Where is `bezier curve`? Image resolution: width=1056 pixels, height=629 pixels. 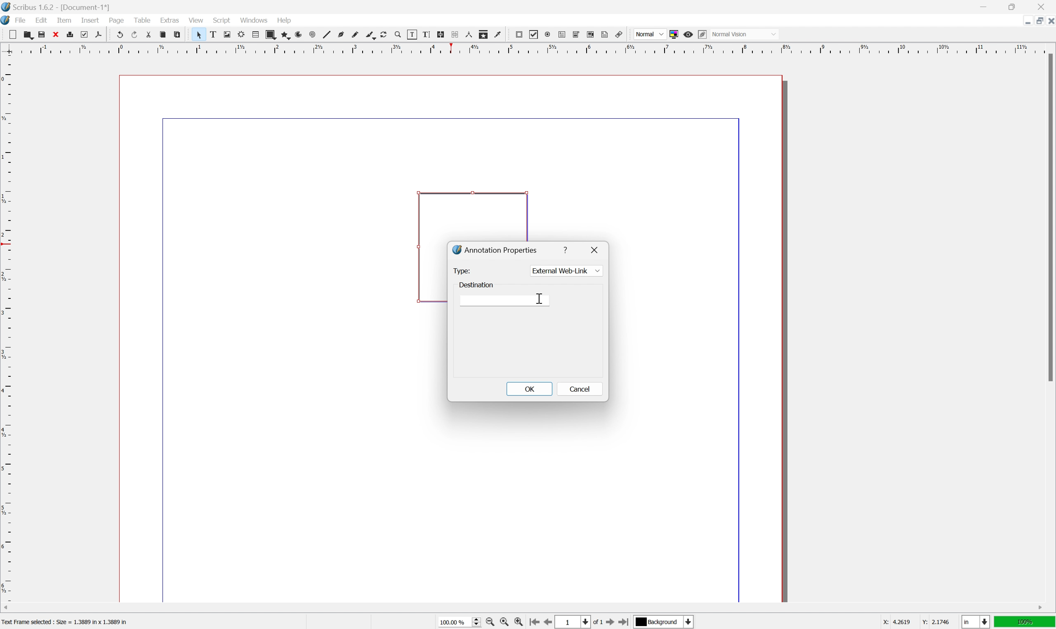
bezier curve is located at coordinates (341, 35).